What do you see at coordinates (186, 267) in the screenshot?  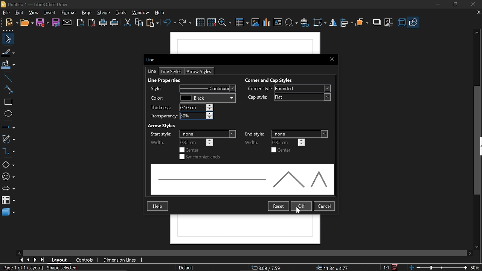 I see `Page style (Default)` at bounding box center [186, 267].